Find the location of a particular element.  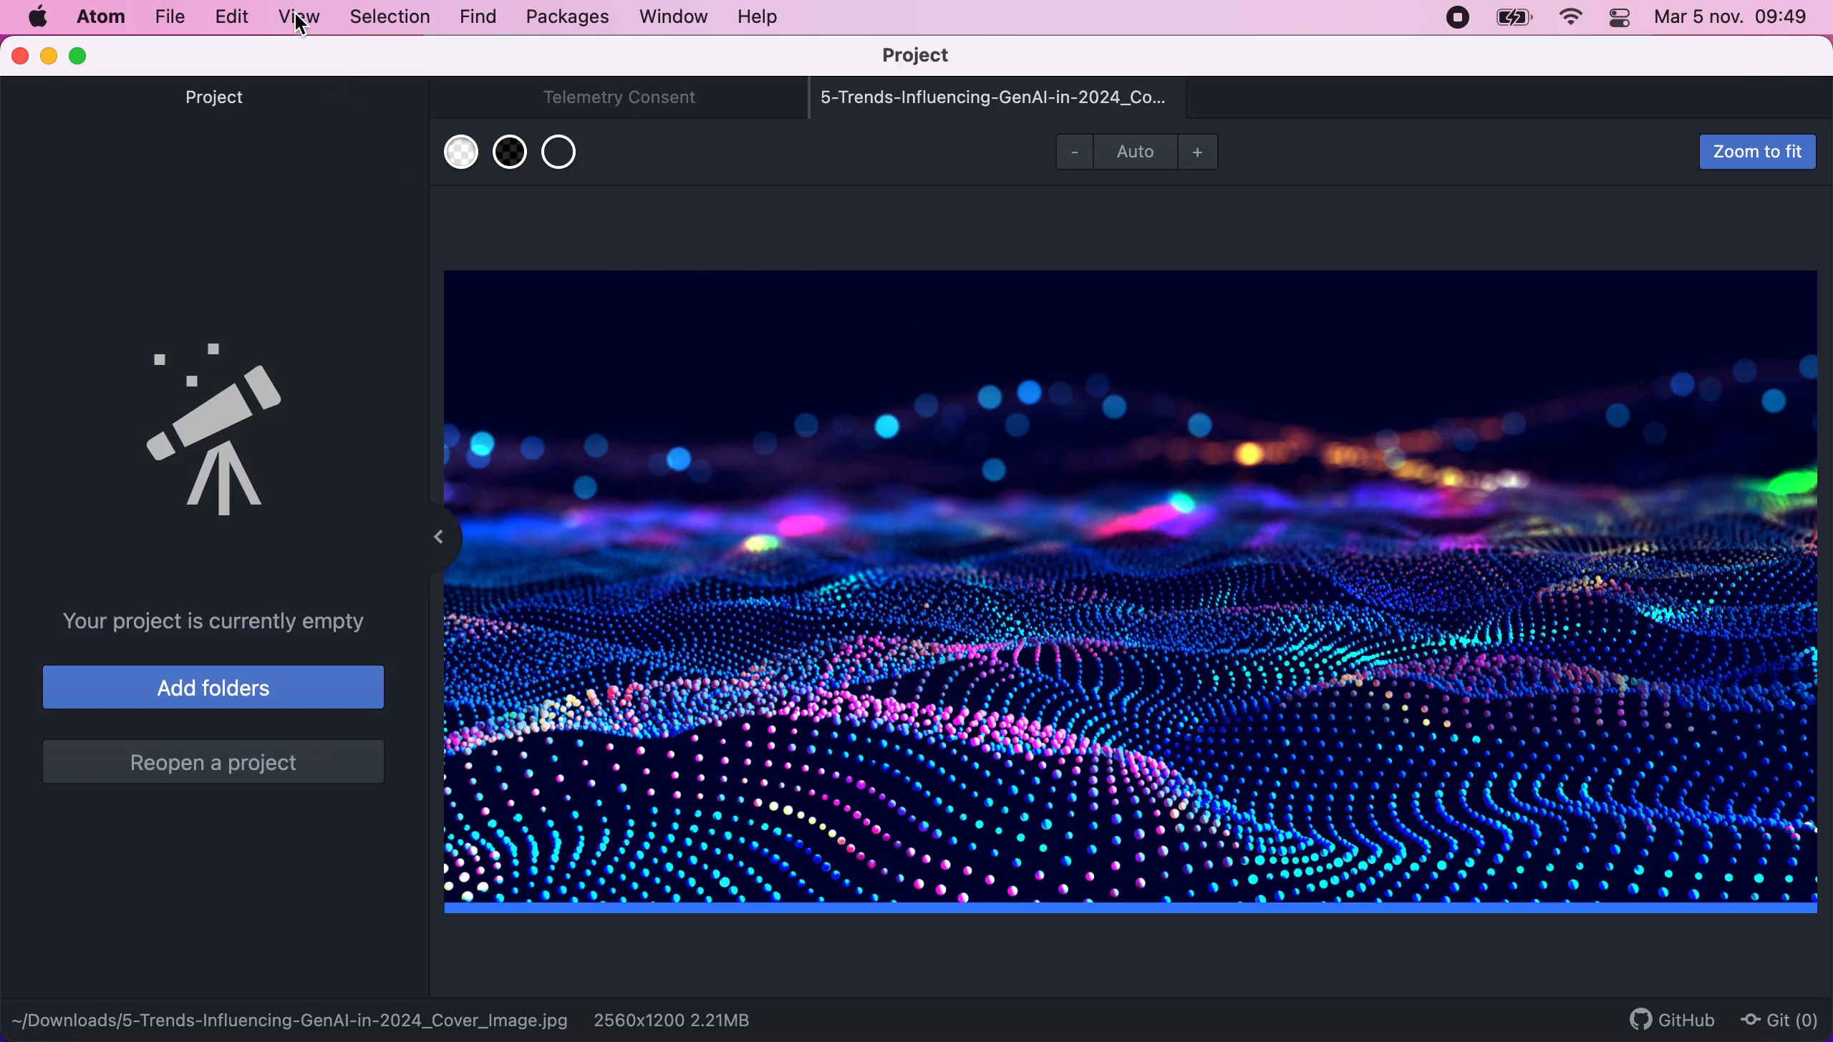

help is located at coordinates (764, 16).